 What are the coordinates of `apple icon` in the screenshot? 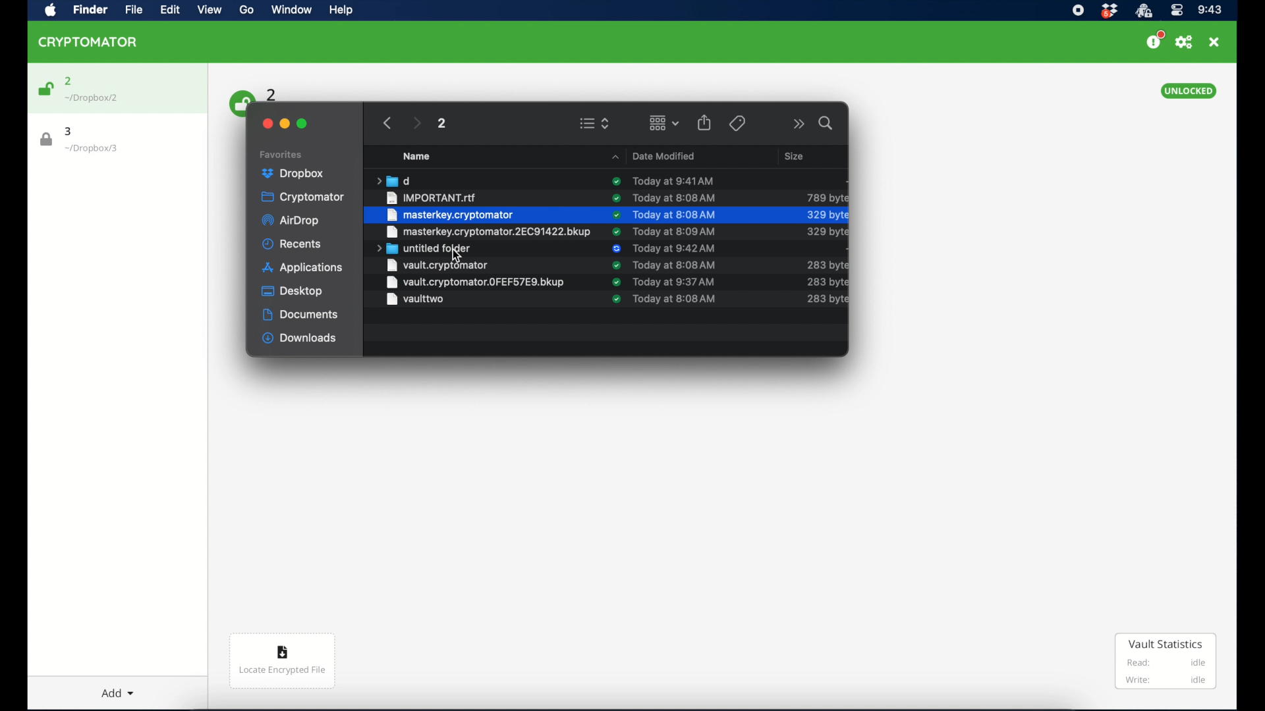 It's located at (51, 11).